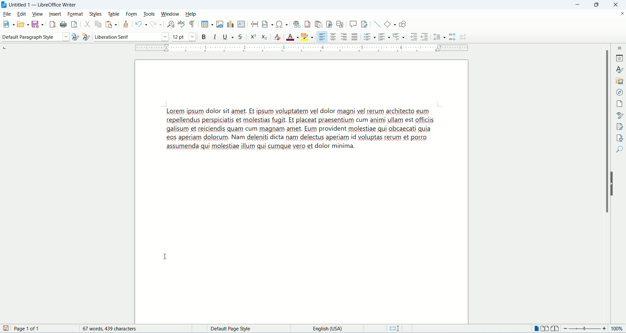 This screenshot has height=333, width=626. Describe the element at coordinates (382, 38) in the screenshot. I see `ordered list` at that location.